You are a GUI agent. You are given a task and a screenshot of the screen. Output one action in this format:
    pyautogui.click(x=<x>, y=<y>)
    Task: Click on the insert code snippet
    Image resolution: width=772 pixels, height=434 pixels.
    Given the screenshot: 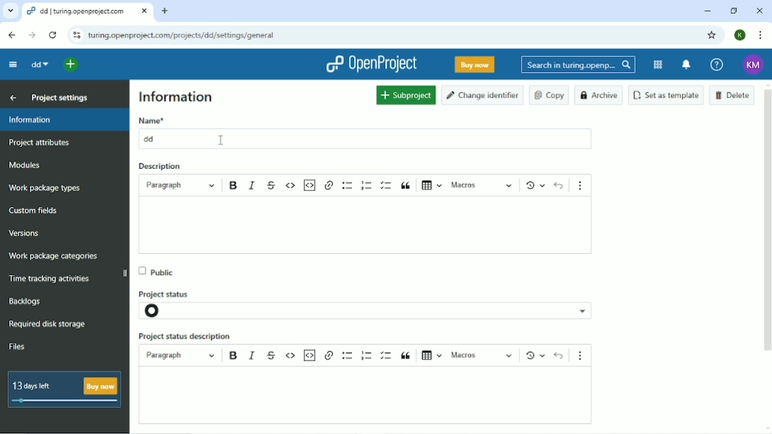 What is the action you would take?
    pyautogui.click(x=310, y=354)
    